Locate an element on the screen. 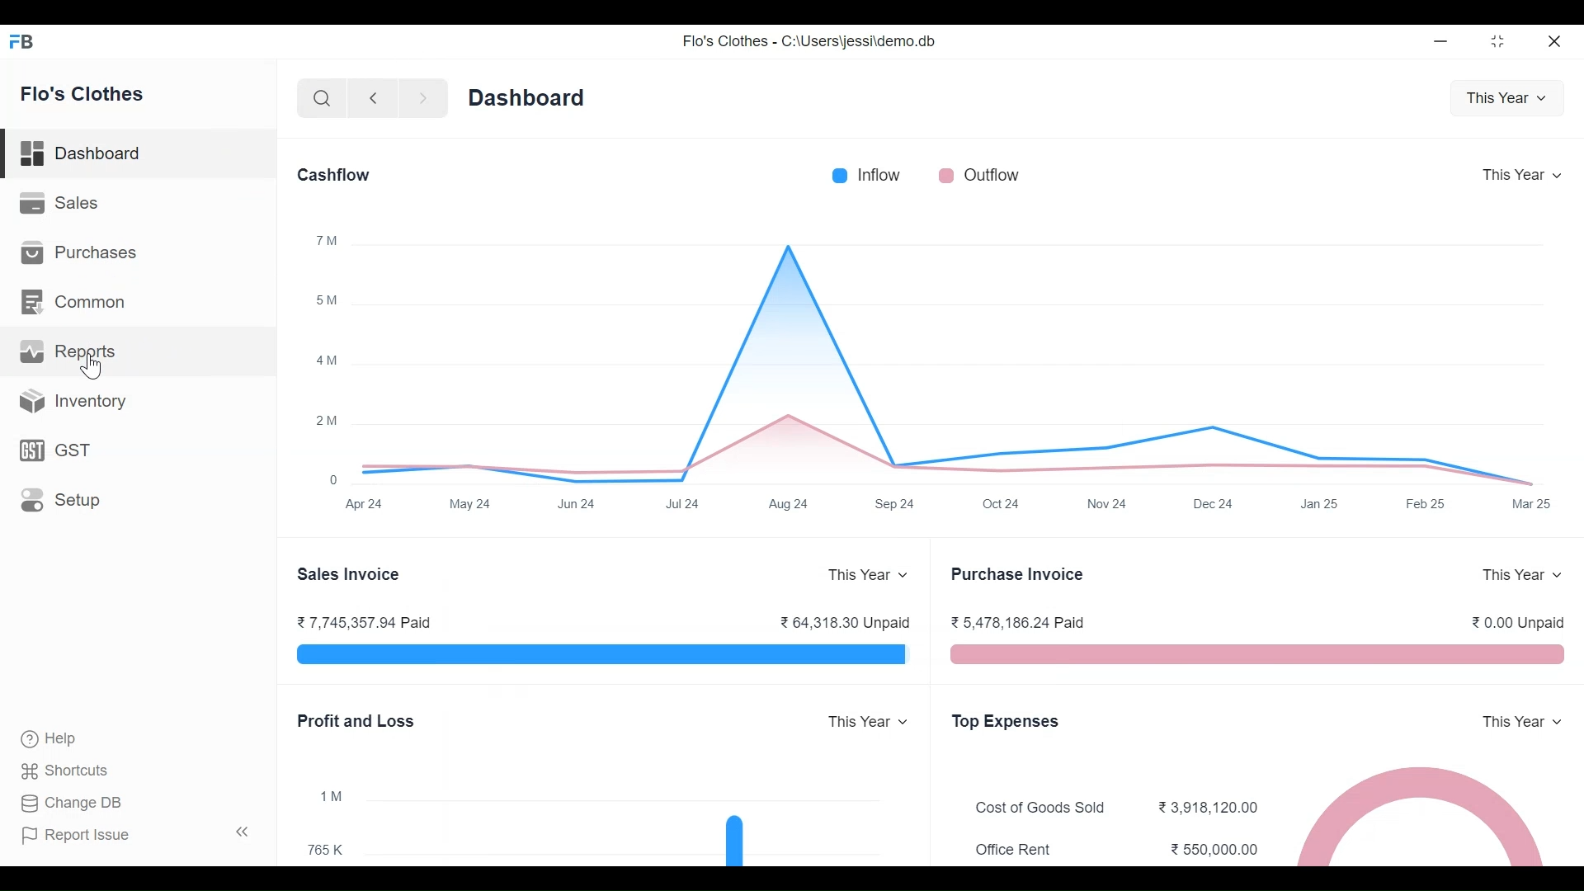  outflow is located at coordinates (979, 175).